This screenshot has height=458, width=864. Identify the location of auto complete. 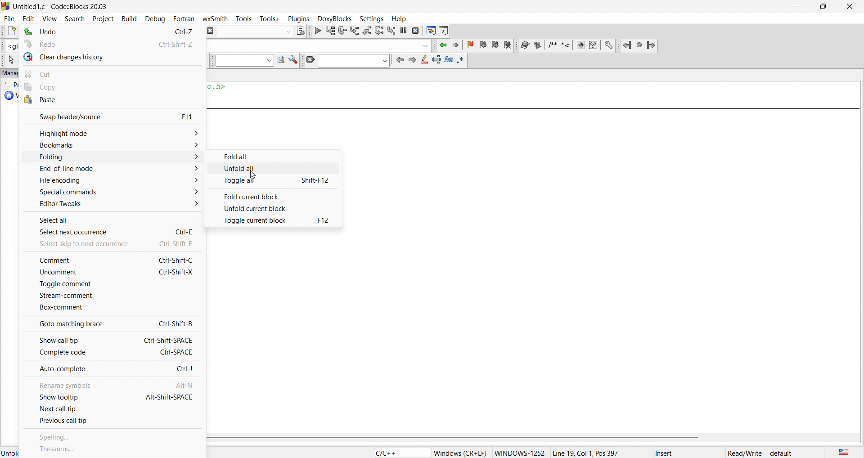
(112, 369).